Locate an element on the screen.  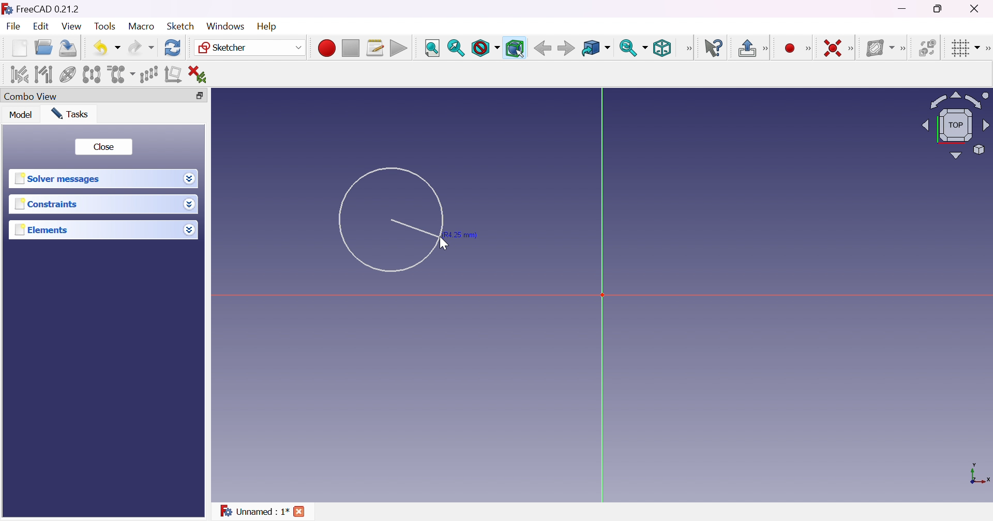
Create point is located at coordinates (791, 48).